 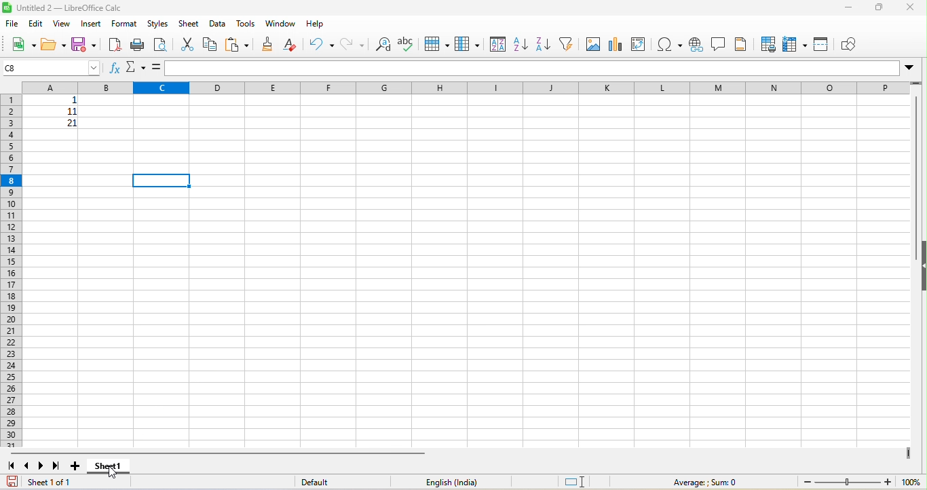 What do you see at coordinates (852, 45) in the screenshot?
I see `show draw function` at bounding box center [852, 45].